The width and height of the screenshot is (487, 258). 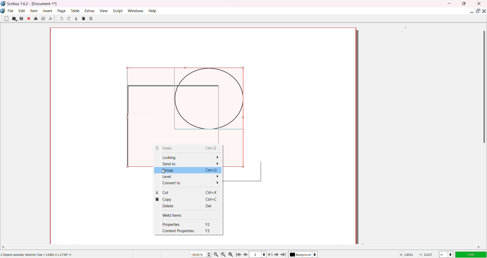 I want to click on Paste, so click(x=92, y=18).